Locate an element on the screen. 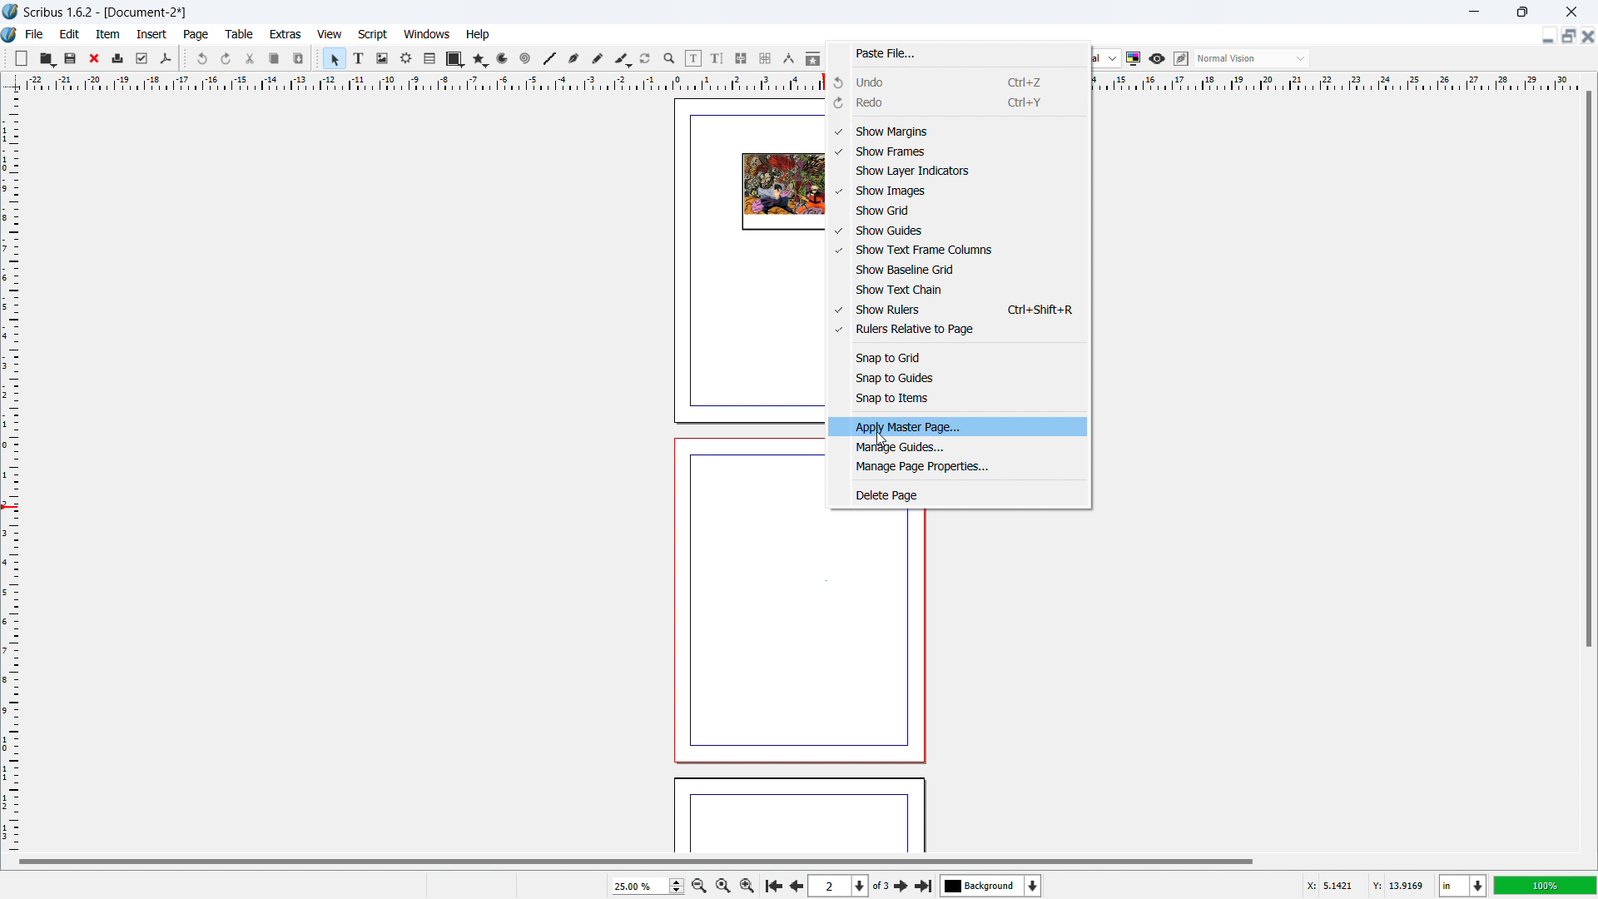 The image size is (1598, 899). page is located at coordinates (792, 640).